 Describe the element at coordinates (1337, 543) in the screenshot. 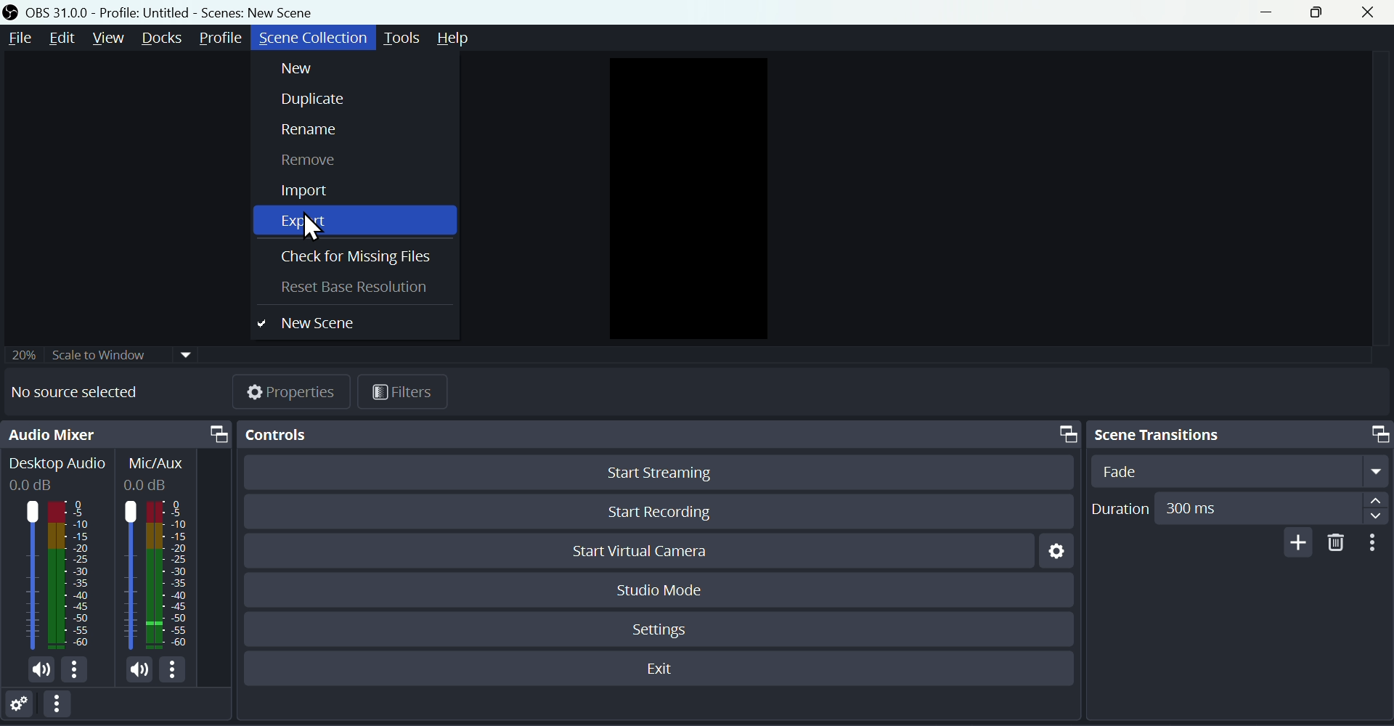

I see `delete` at that location.